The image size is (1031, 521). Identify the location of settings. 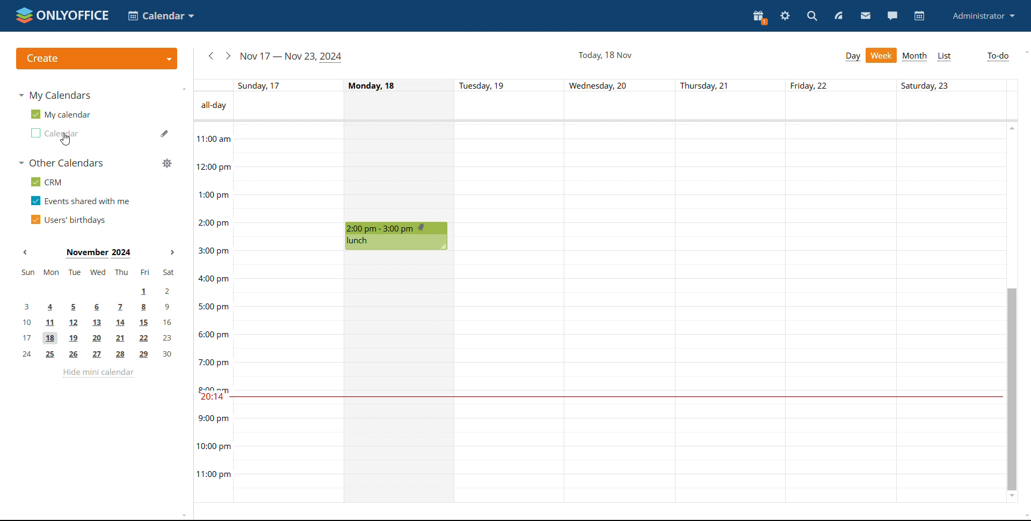
(786, 16).